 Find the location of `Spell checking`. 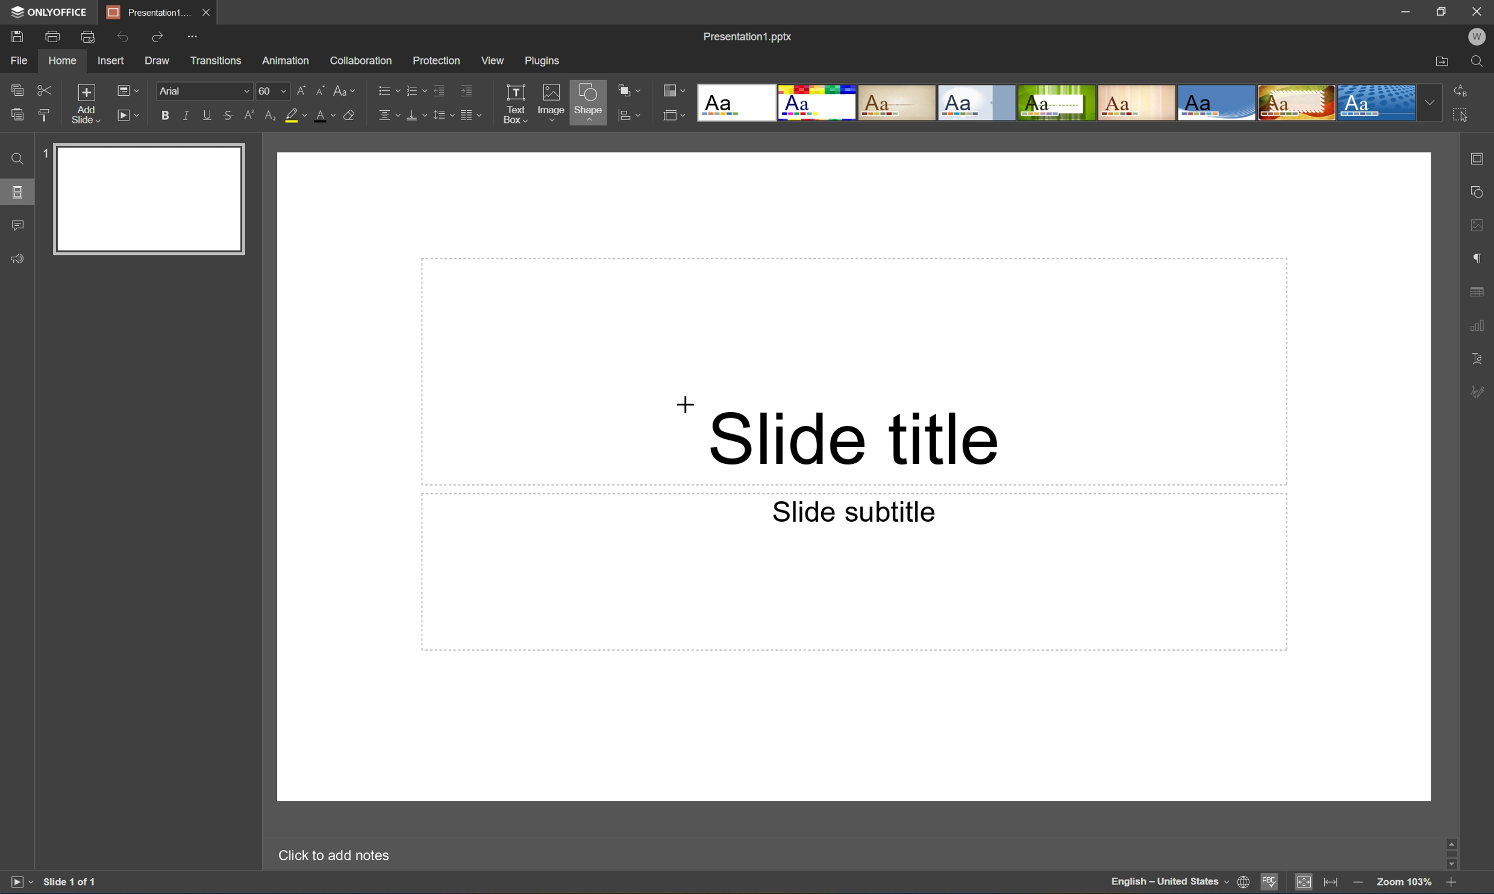

Spell checking is located at coordinates (1267, 885).